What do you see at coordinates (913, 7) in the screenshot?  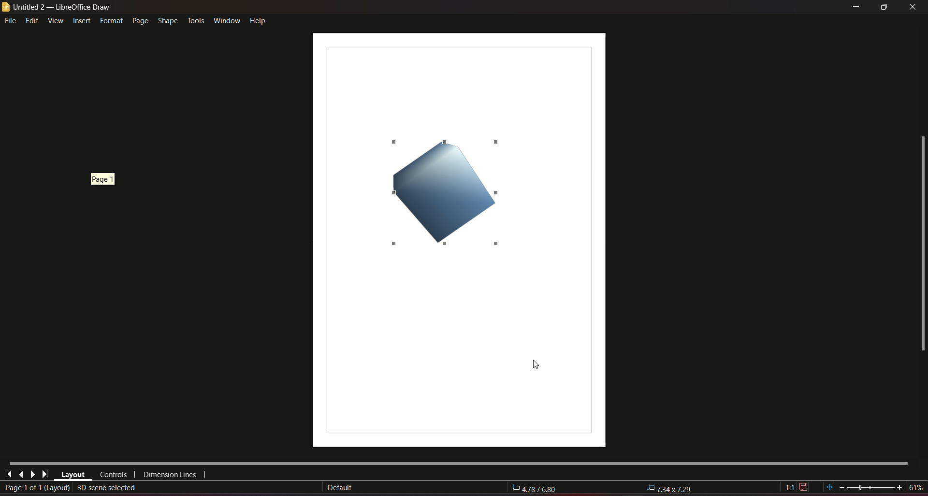 I see `close` at bounding box center [913, 7].